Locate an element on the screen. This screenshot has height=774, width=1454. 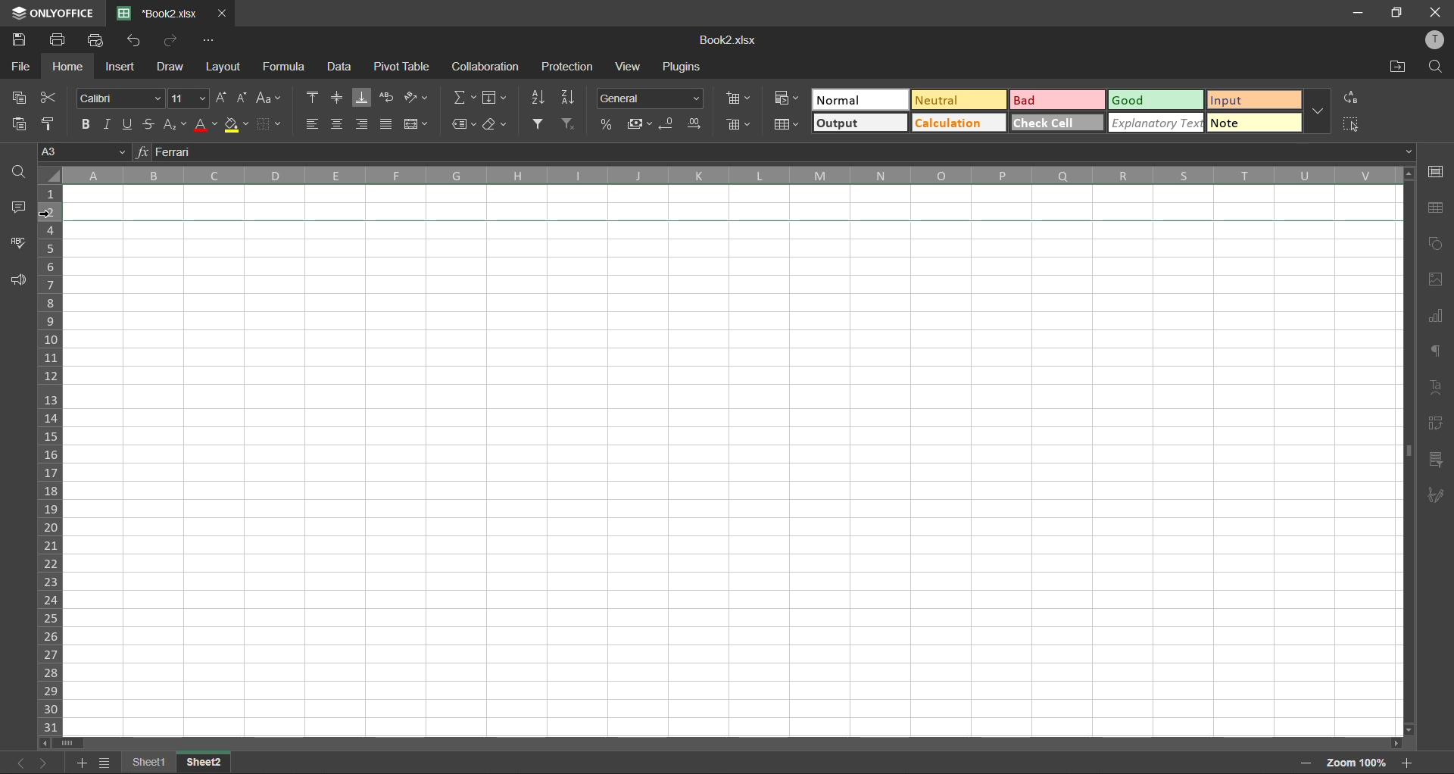
underline is located at coordinates (129, 122).